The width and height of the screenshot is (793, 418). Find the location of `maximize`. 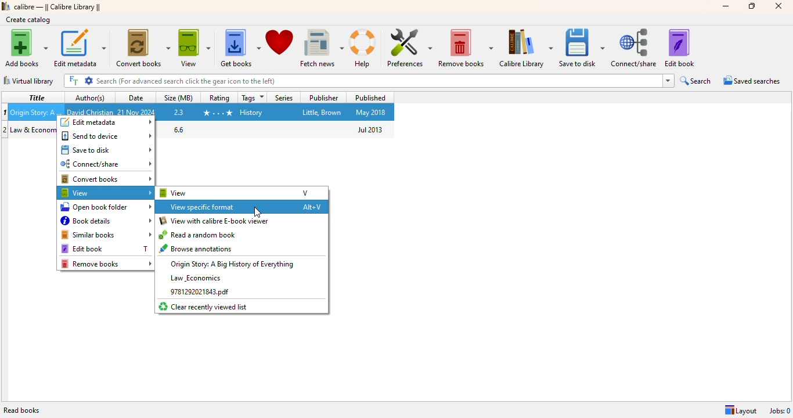

maximize is located at coordinates (752, 6).